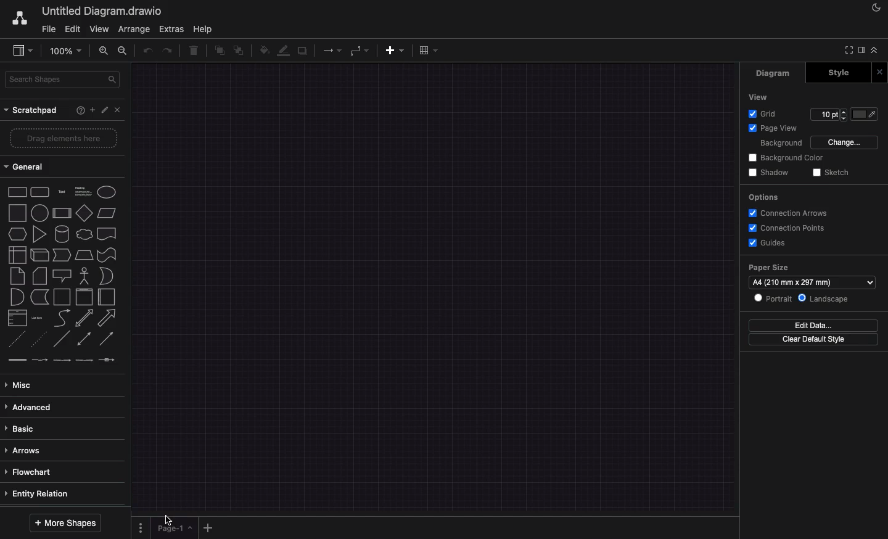 This screenshot has height=539, width=888. What do you see at coordinates (140, 527) in the screenshot?
I see `options` at bounding box center [140, 527].